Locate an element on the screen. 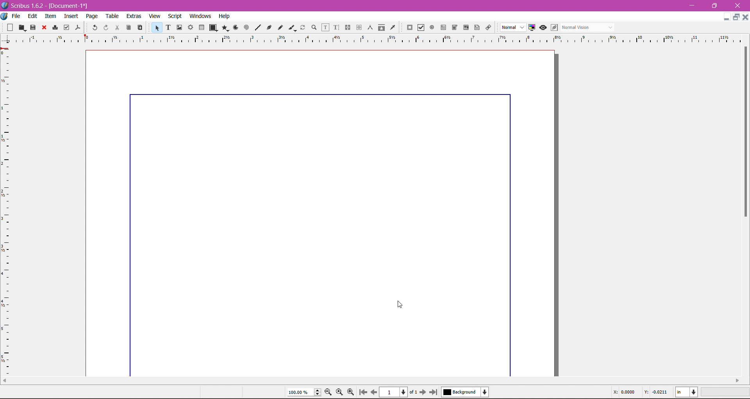 This screenshot has width=750, height=399. Go to next page is located at coordinates (423, 392).